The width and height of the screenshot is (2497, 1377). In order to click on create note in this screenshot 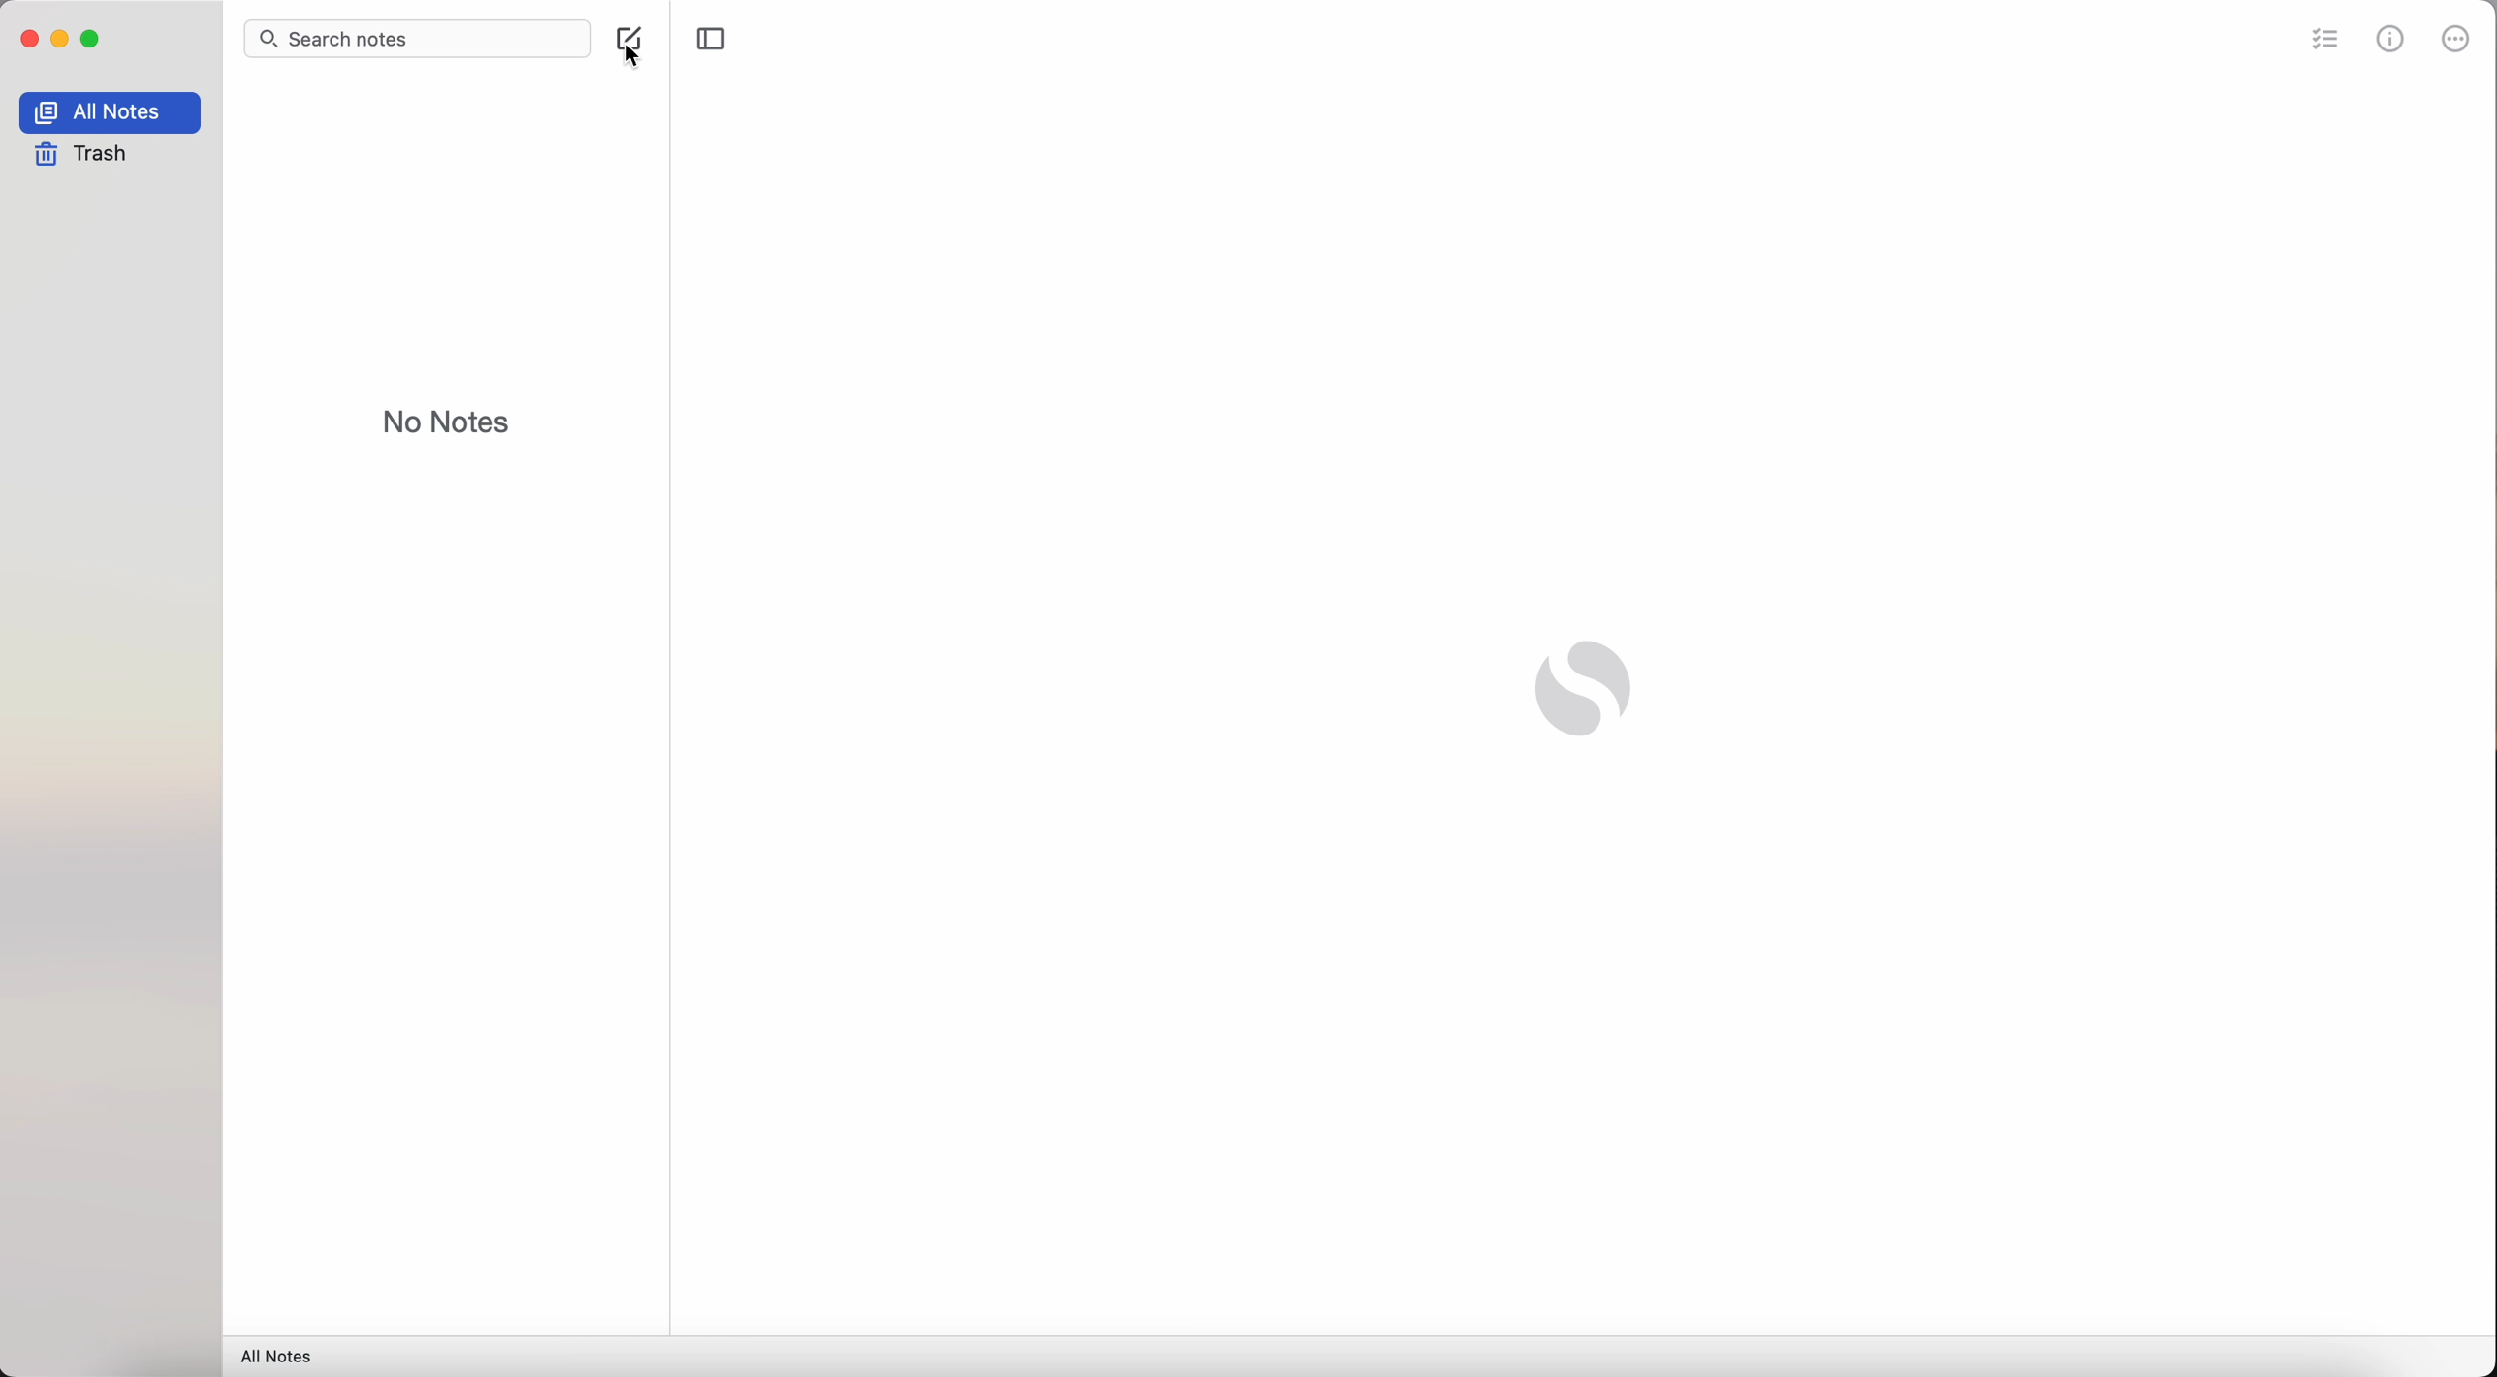, I will do `click(634, 49)`.